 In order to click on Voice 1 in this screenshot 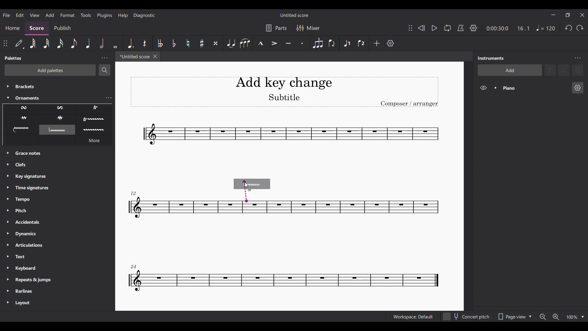, I will do `click(347, 43)`.